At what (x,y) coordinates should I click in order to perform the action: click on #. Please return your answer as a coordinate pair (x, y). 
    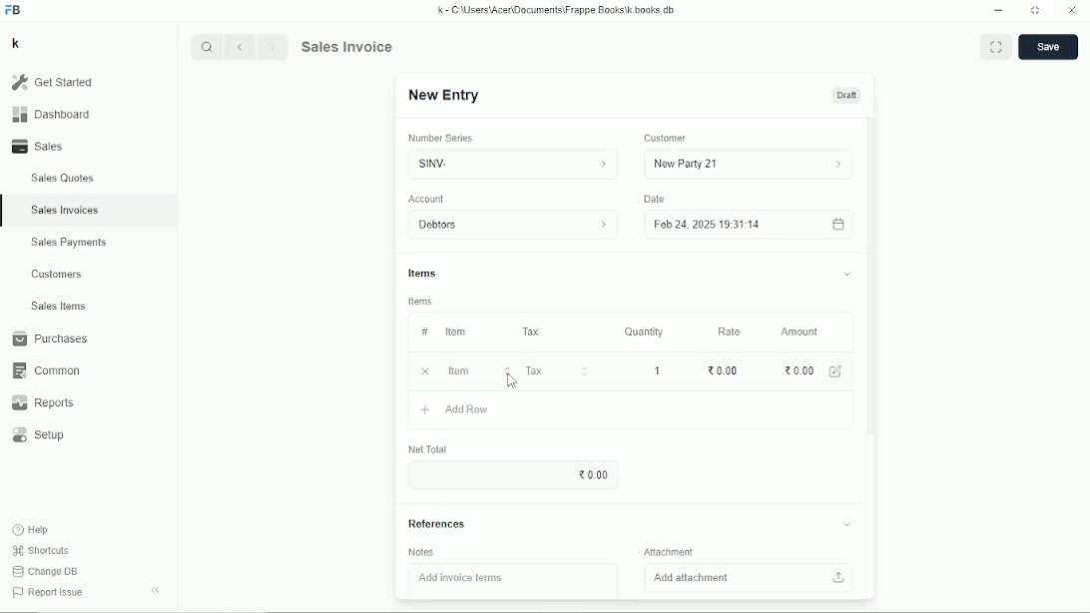
    Looking at the image, I should click on (423, 331).